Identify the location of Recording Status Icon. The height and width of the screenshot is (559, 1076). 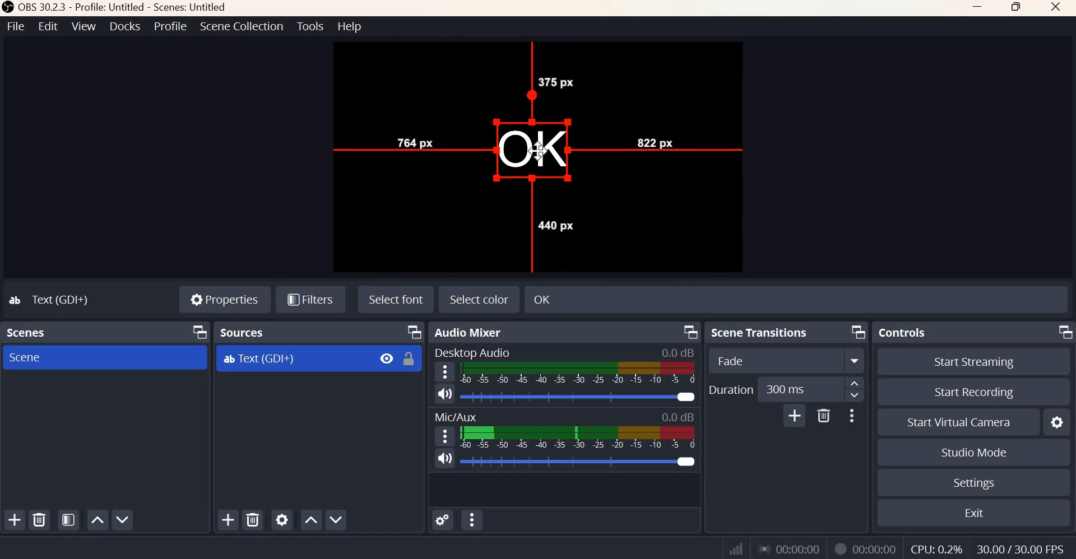
(840, 549).